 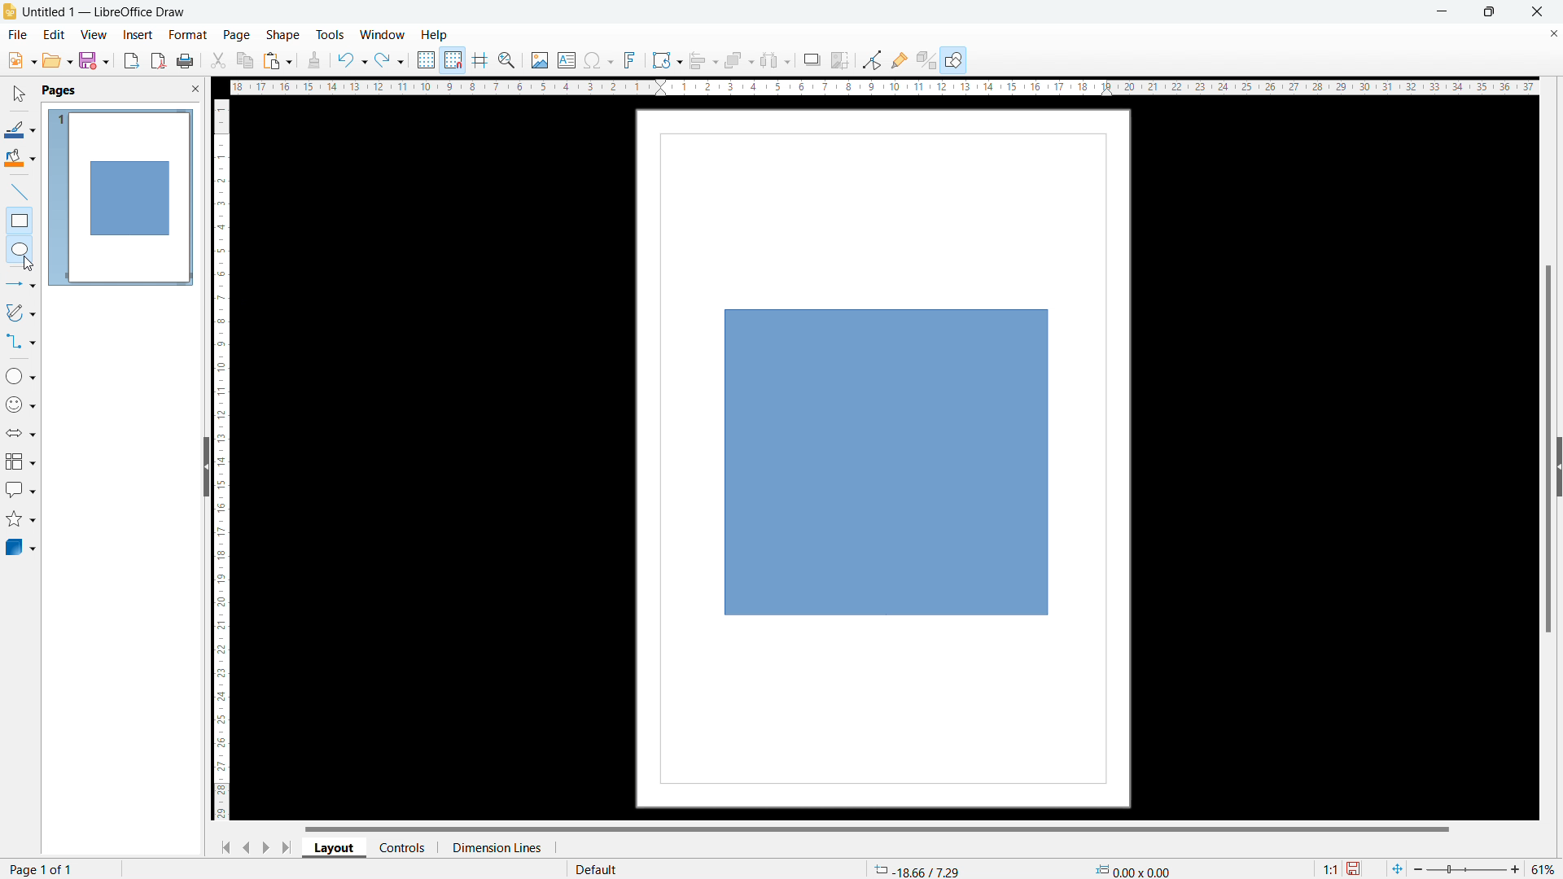 I want to click on page 1, so click(x=120, y=196).